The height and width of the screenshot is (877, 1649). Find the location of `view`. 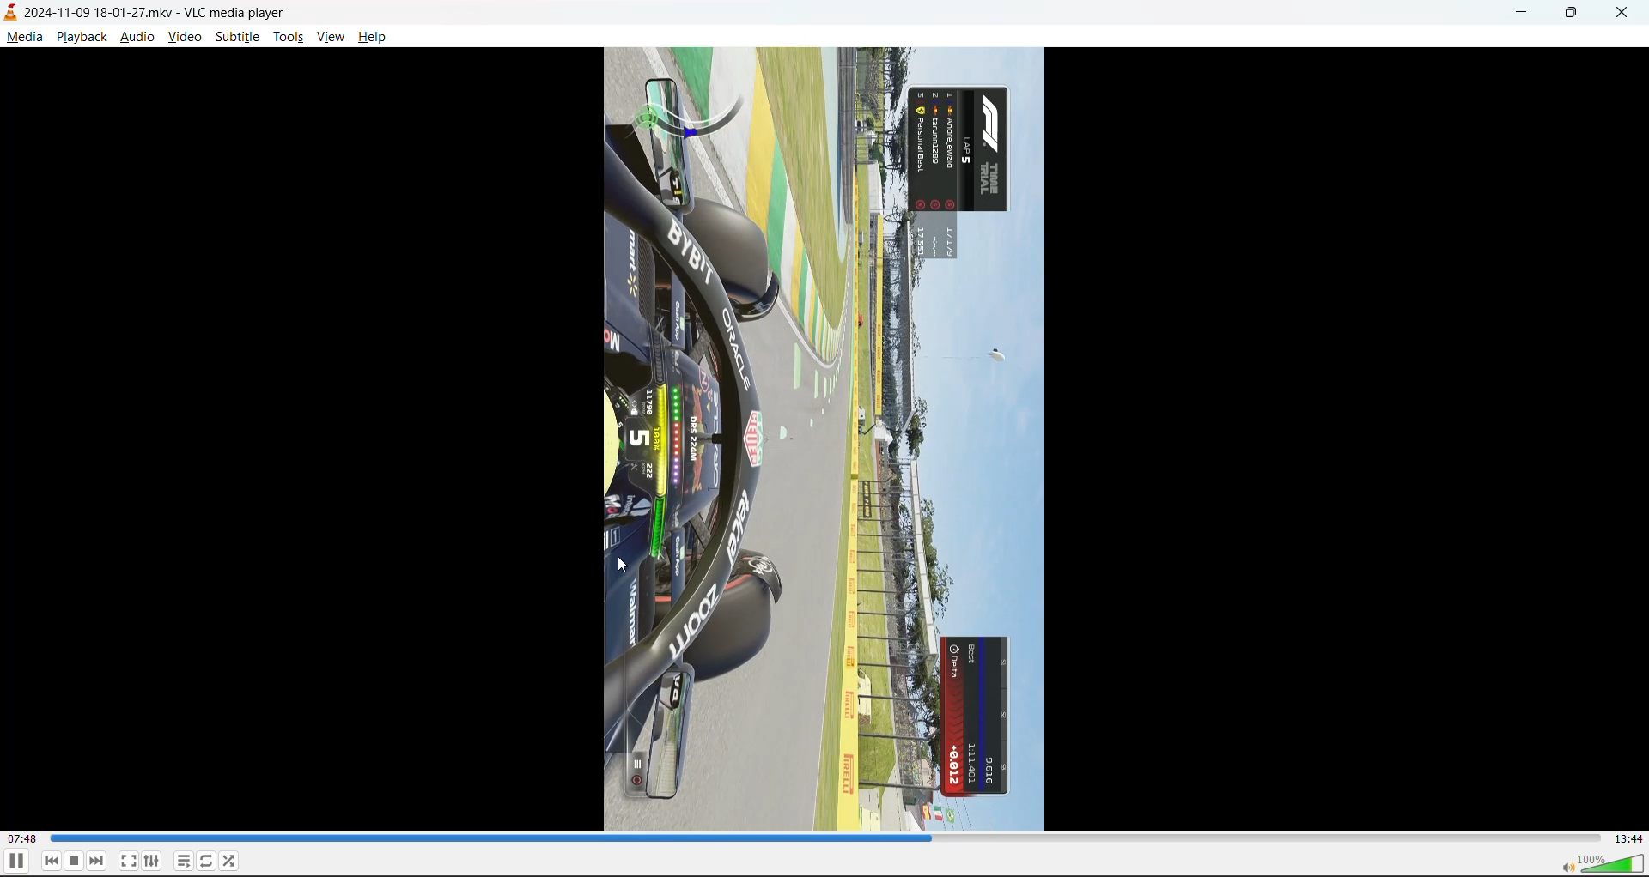

view is located at coordinates (333, 35).